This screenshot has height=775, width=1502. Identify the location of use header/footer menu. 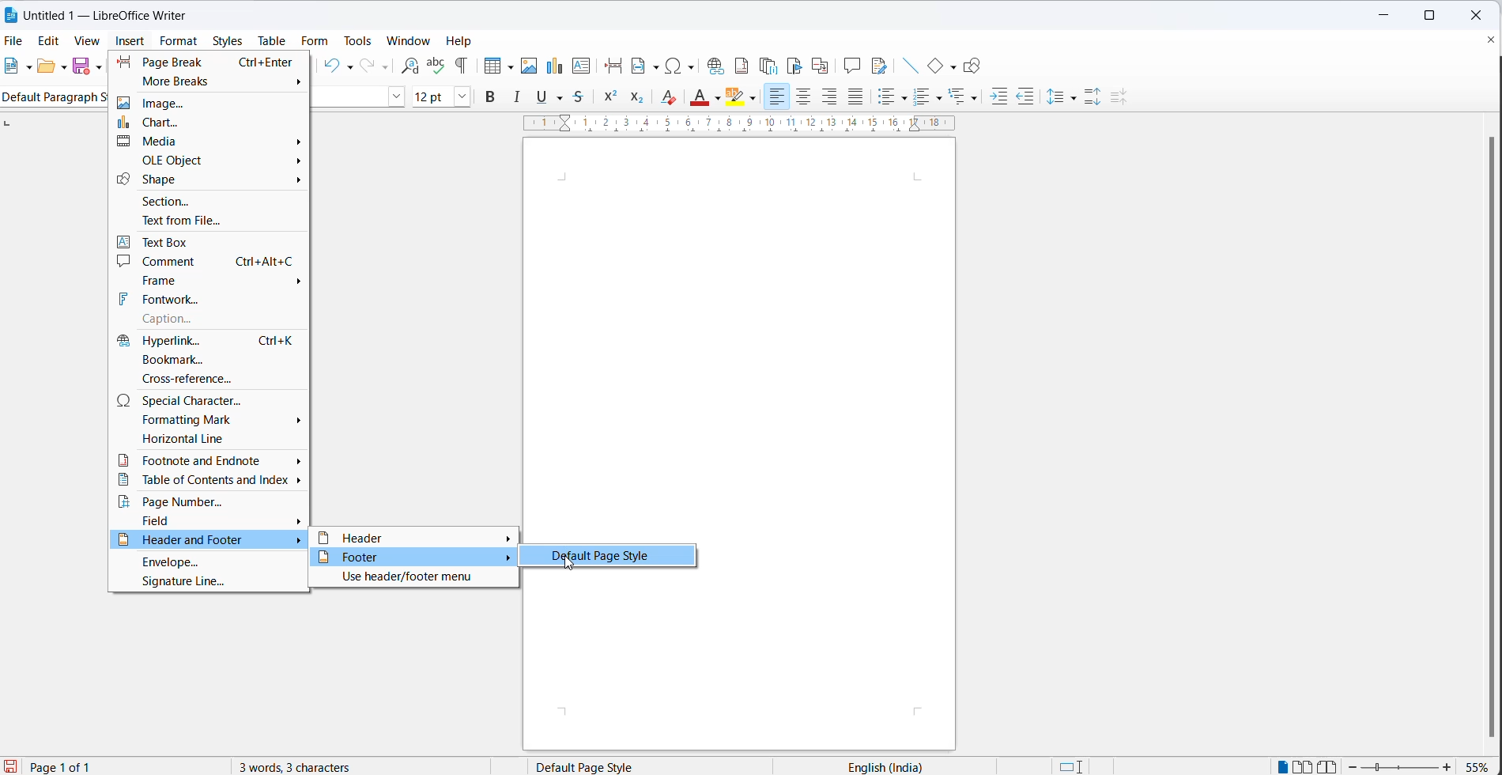
(416, 579).